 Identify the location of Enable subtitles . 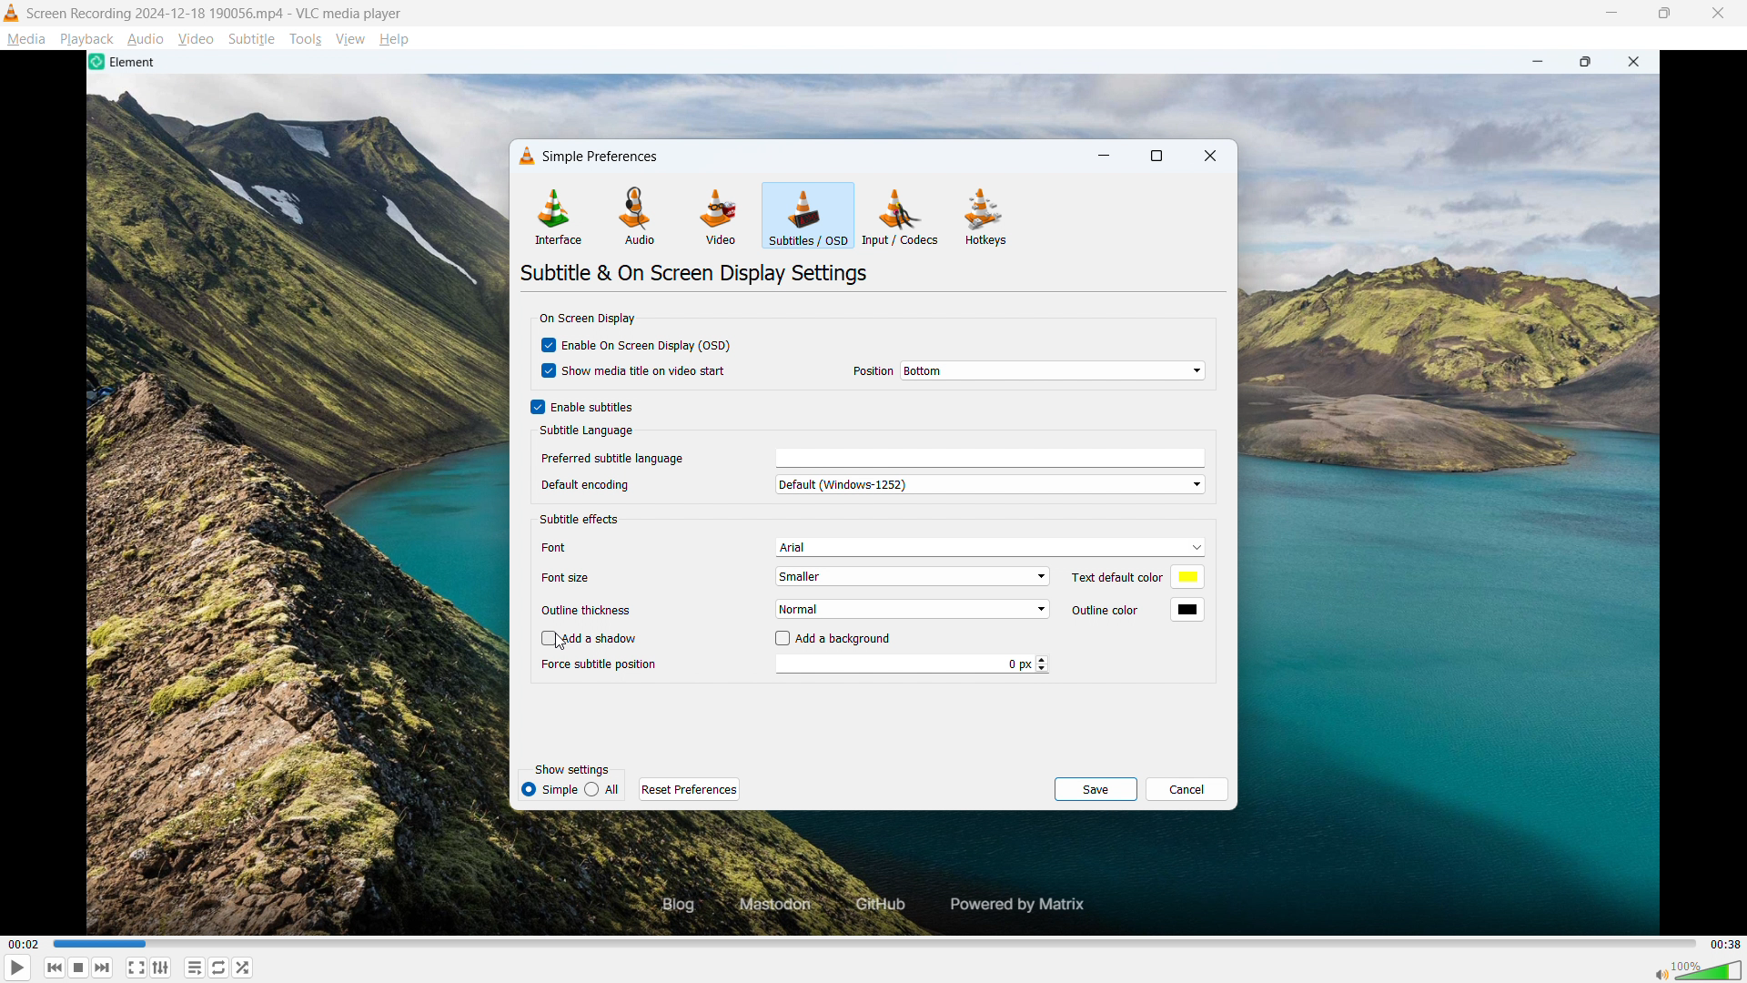
(595, 407).